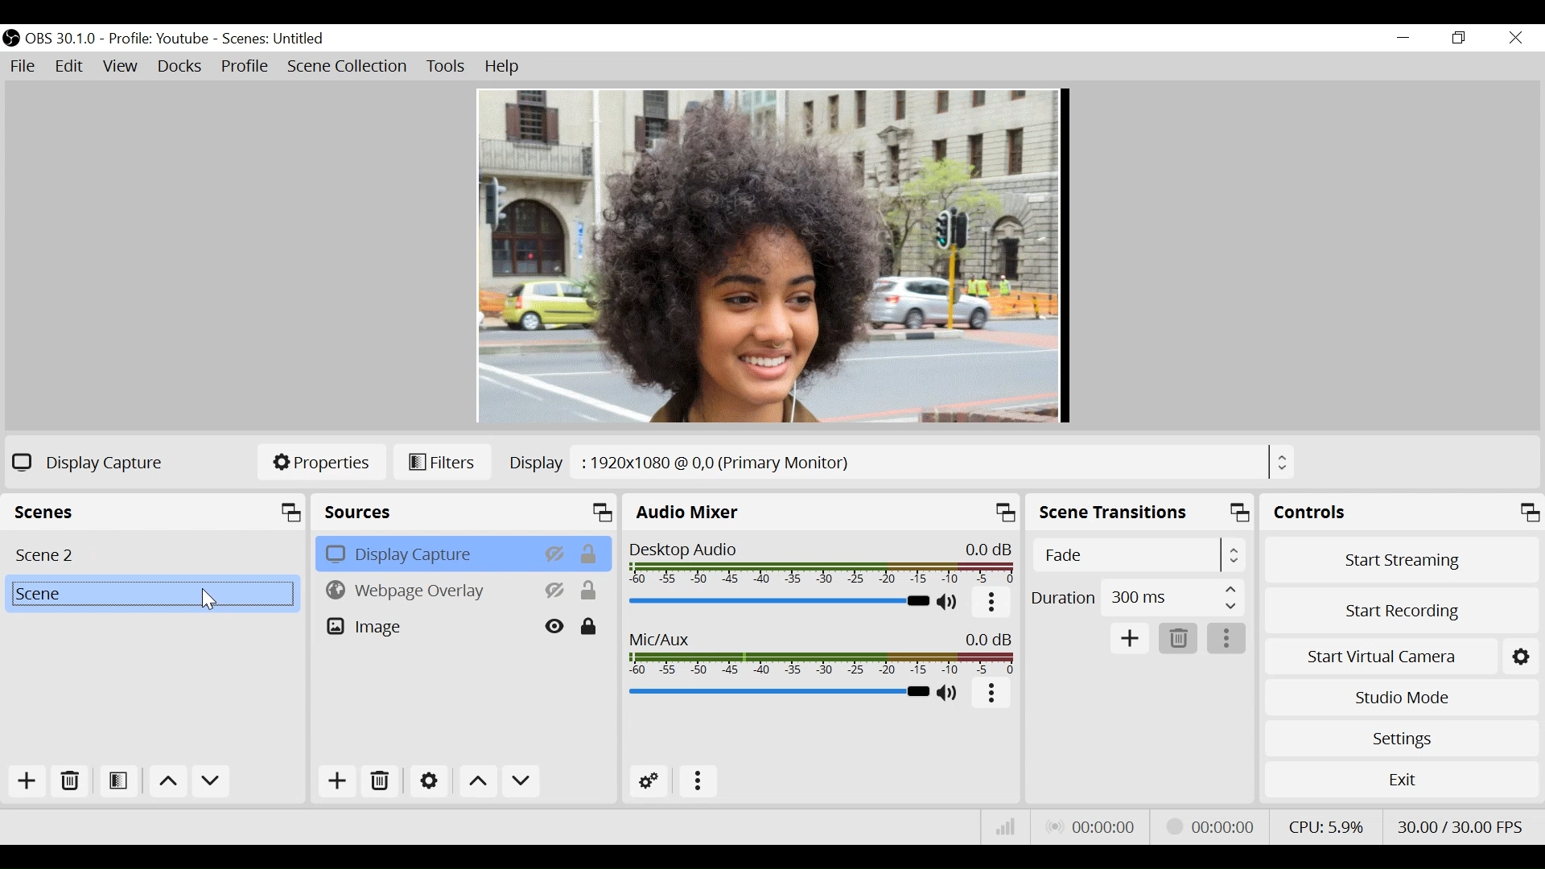 This screenshot has height=869, width=1545. What do you see at coordinates (777, 692) in the screenshot?
I see `Mic/Aux` at bounding box center [777, 692].